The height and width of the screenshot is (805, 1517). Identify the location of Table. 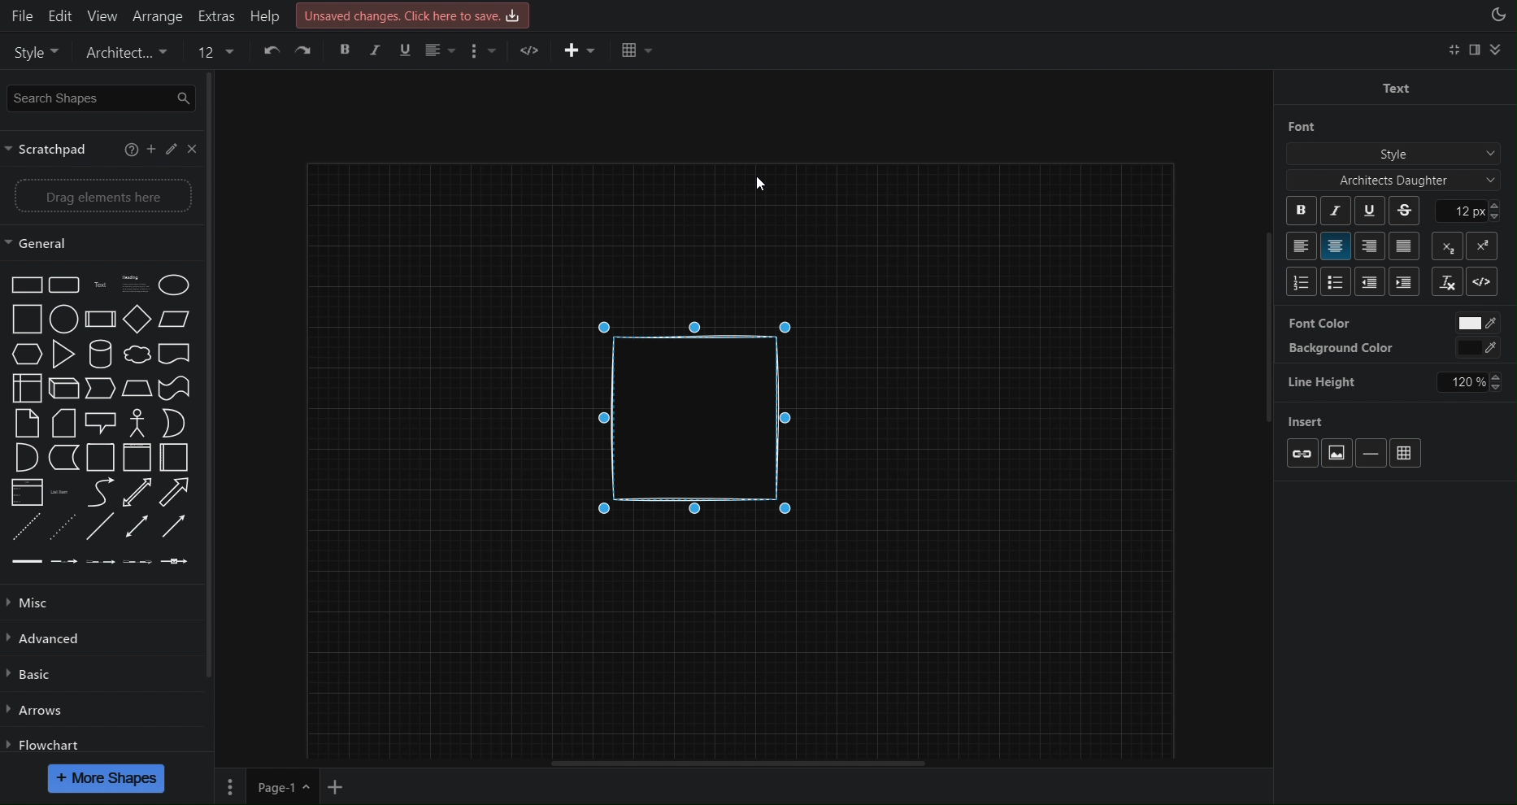
(688, 50).